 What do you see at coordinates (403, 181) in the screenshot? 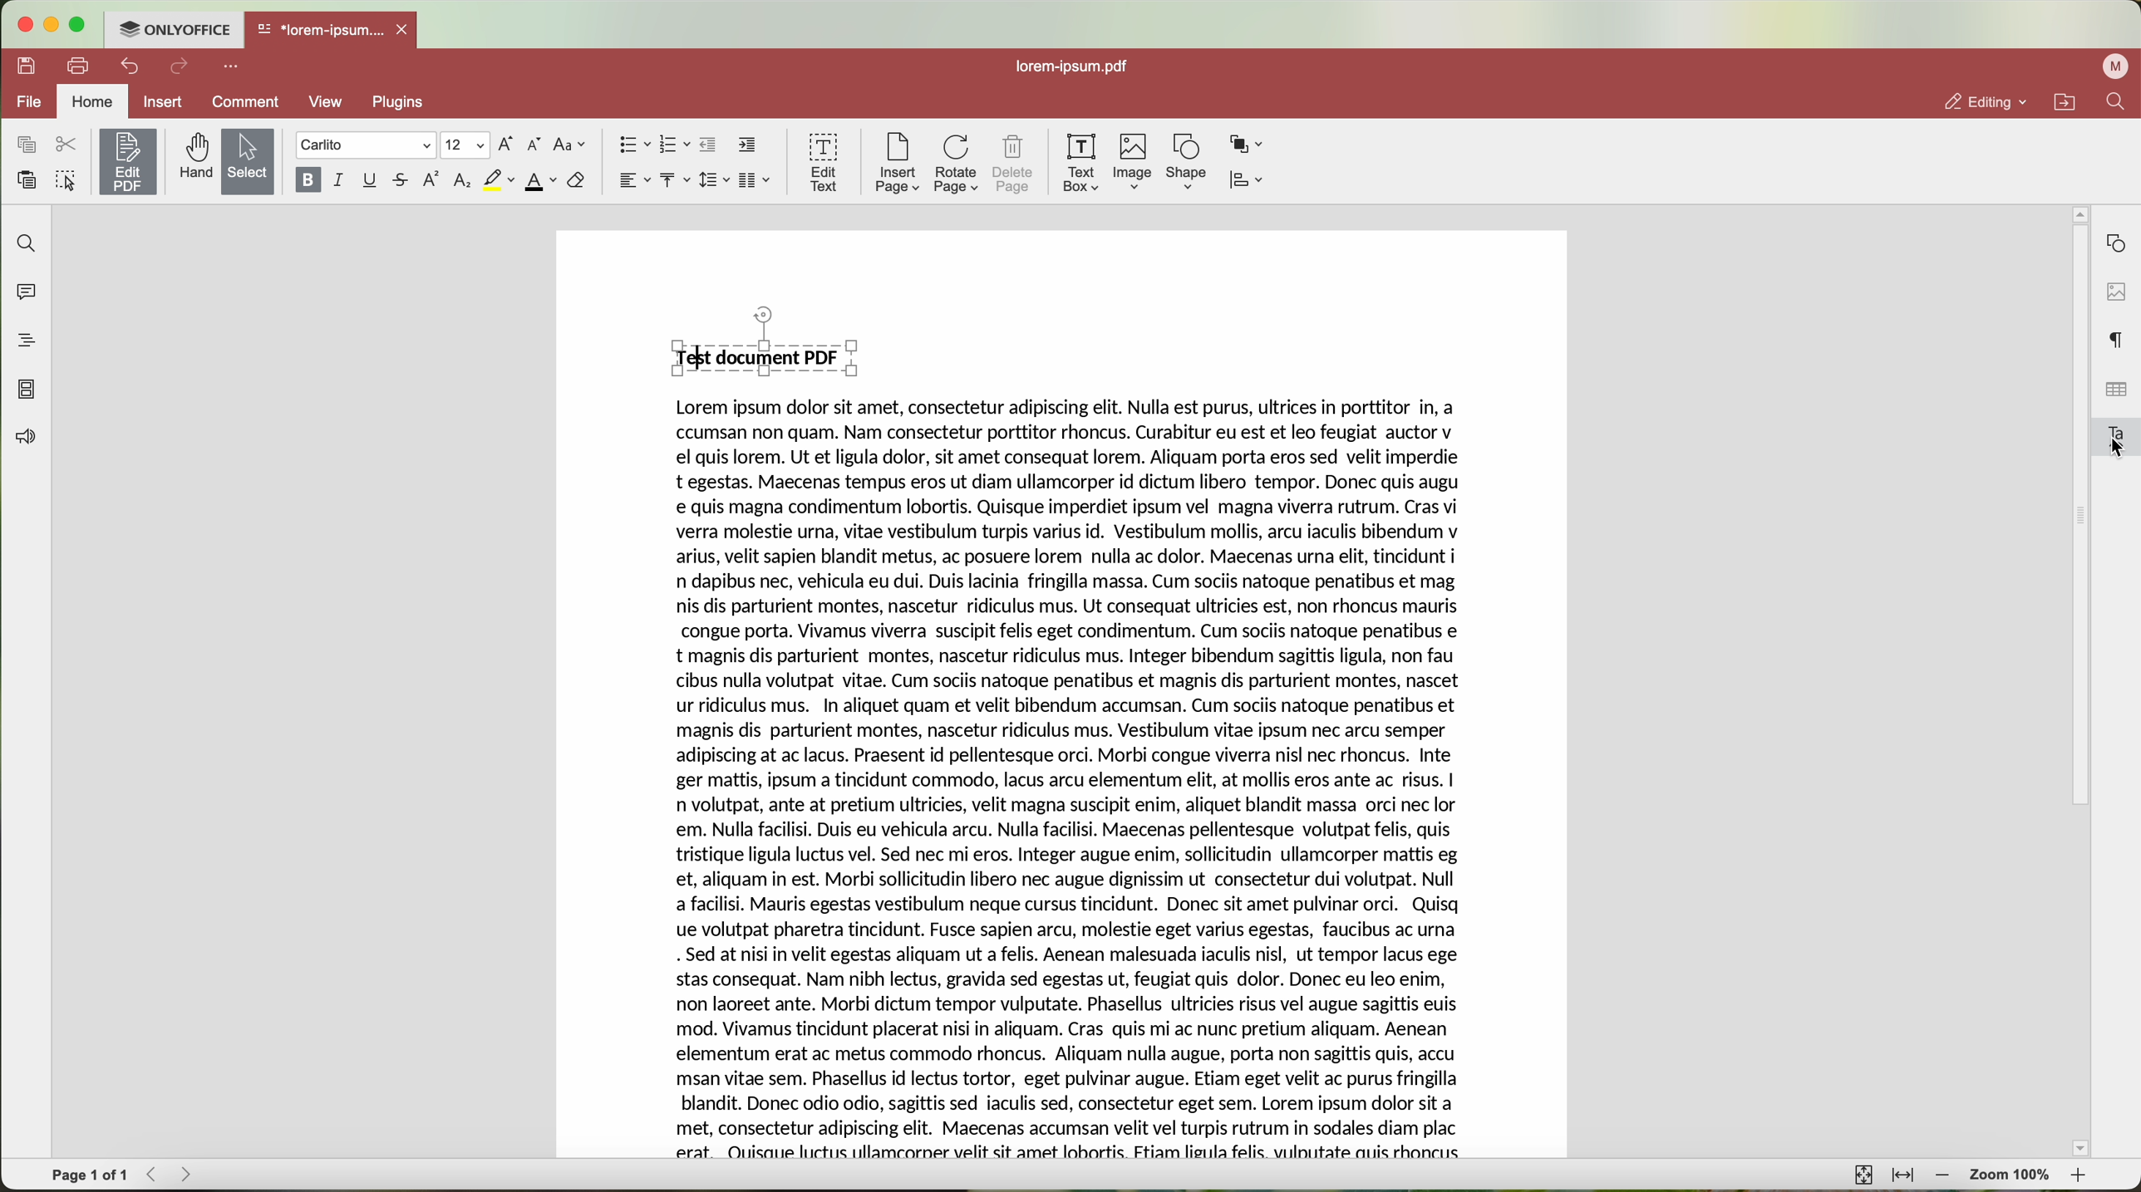
I see `strikeout` at bounding box center [403, 181].